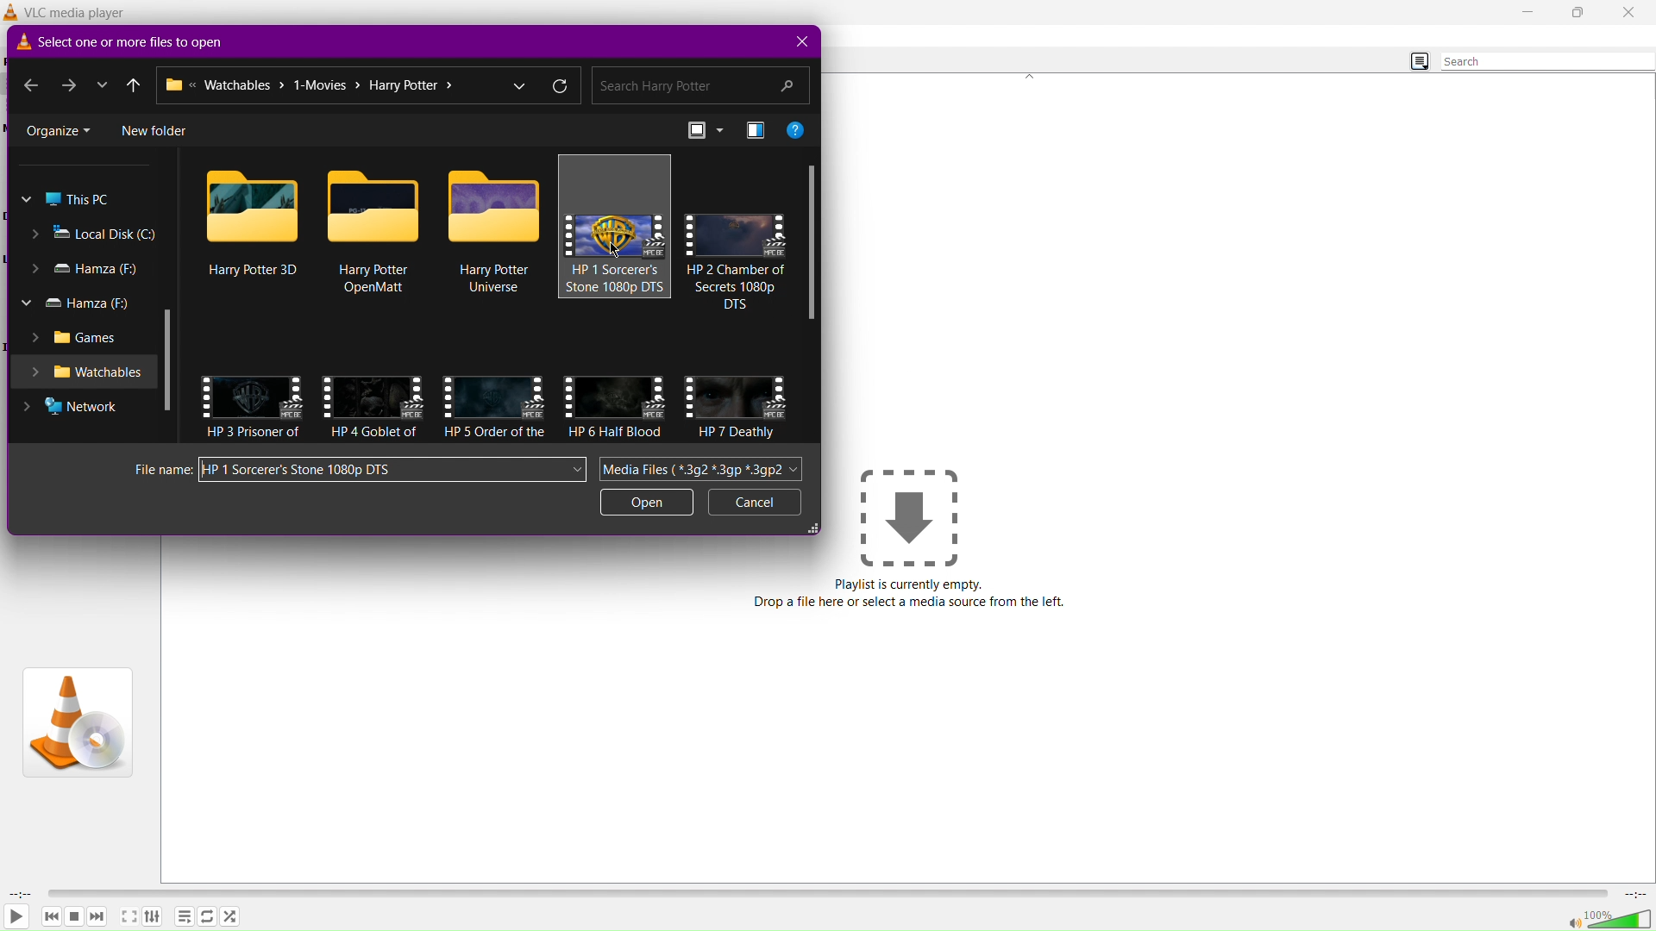 This screenshot has height=931, width=1656. What do you see at coordinates (831, 891) in the screenshot?
I see `Timeline` at bounding box center [831, 891].